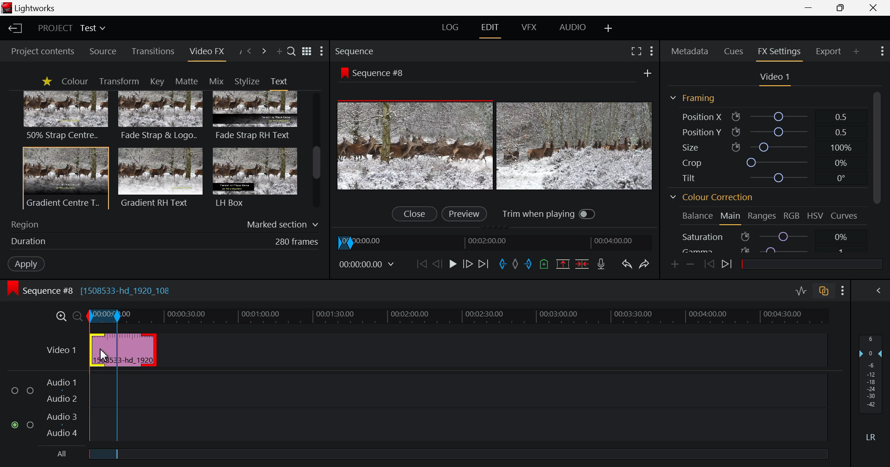 The image size is (890, 467). I want to click on Mix, so click(219, 81).